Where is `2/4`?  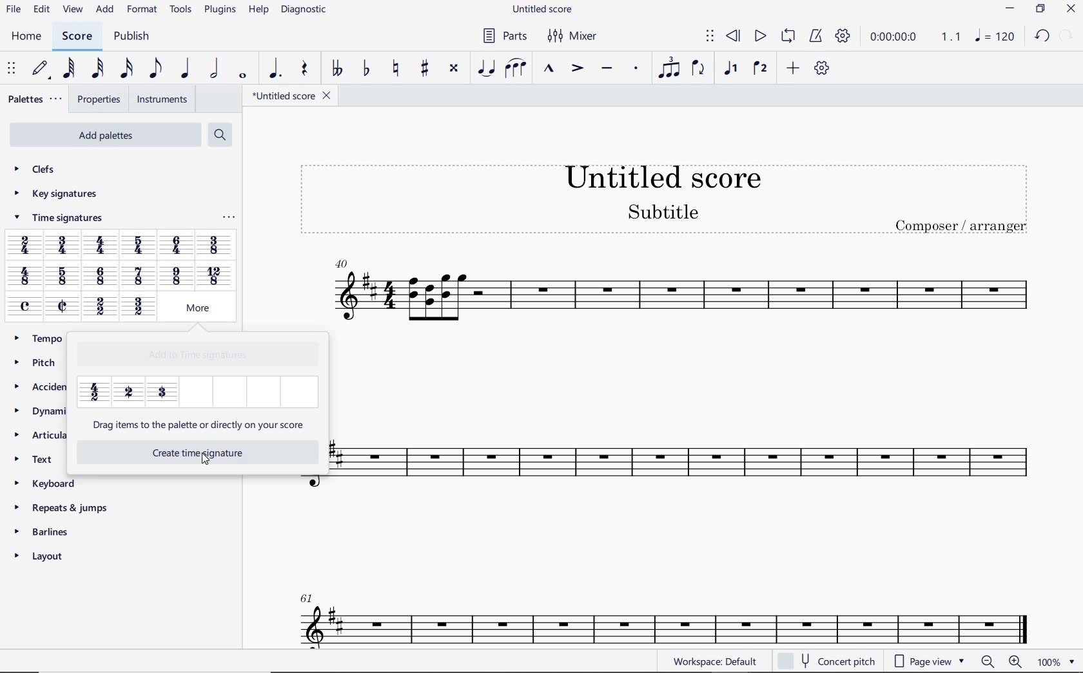
2/4 is located at coordinates (24, 245).